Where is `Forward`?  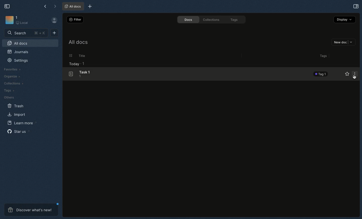
Forward is located at coordinates (55, 6).